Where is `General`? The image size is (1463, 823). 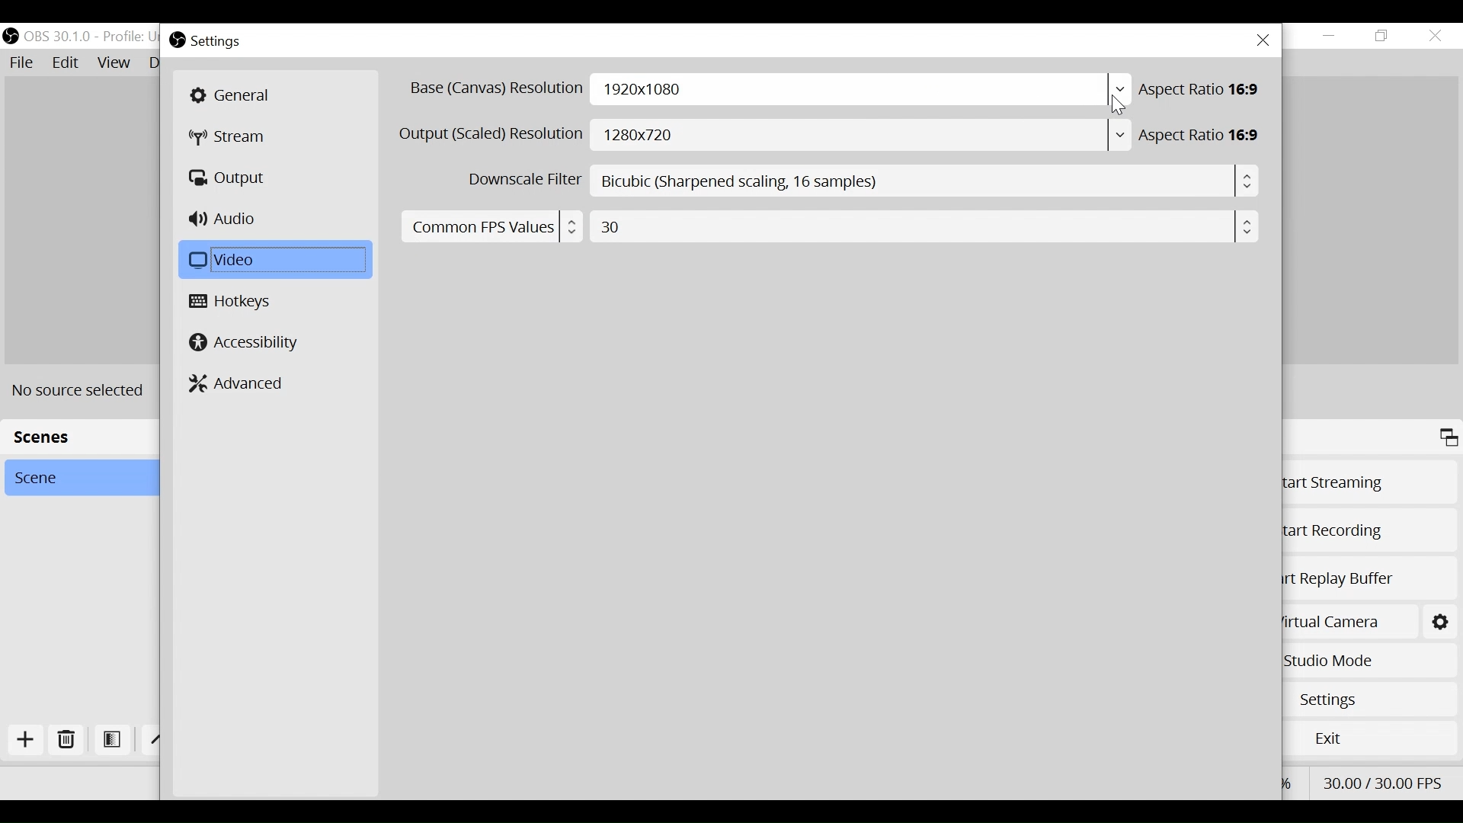
General is located at coordinates (274, 95).